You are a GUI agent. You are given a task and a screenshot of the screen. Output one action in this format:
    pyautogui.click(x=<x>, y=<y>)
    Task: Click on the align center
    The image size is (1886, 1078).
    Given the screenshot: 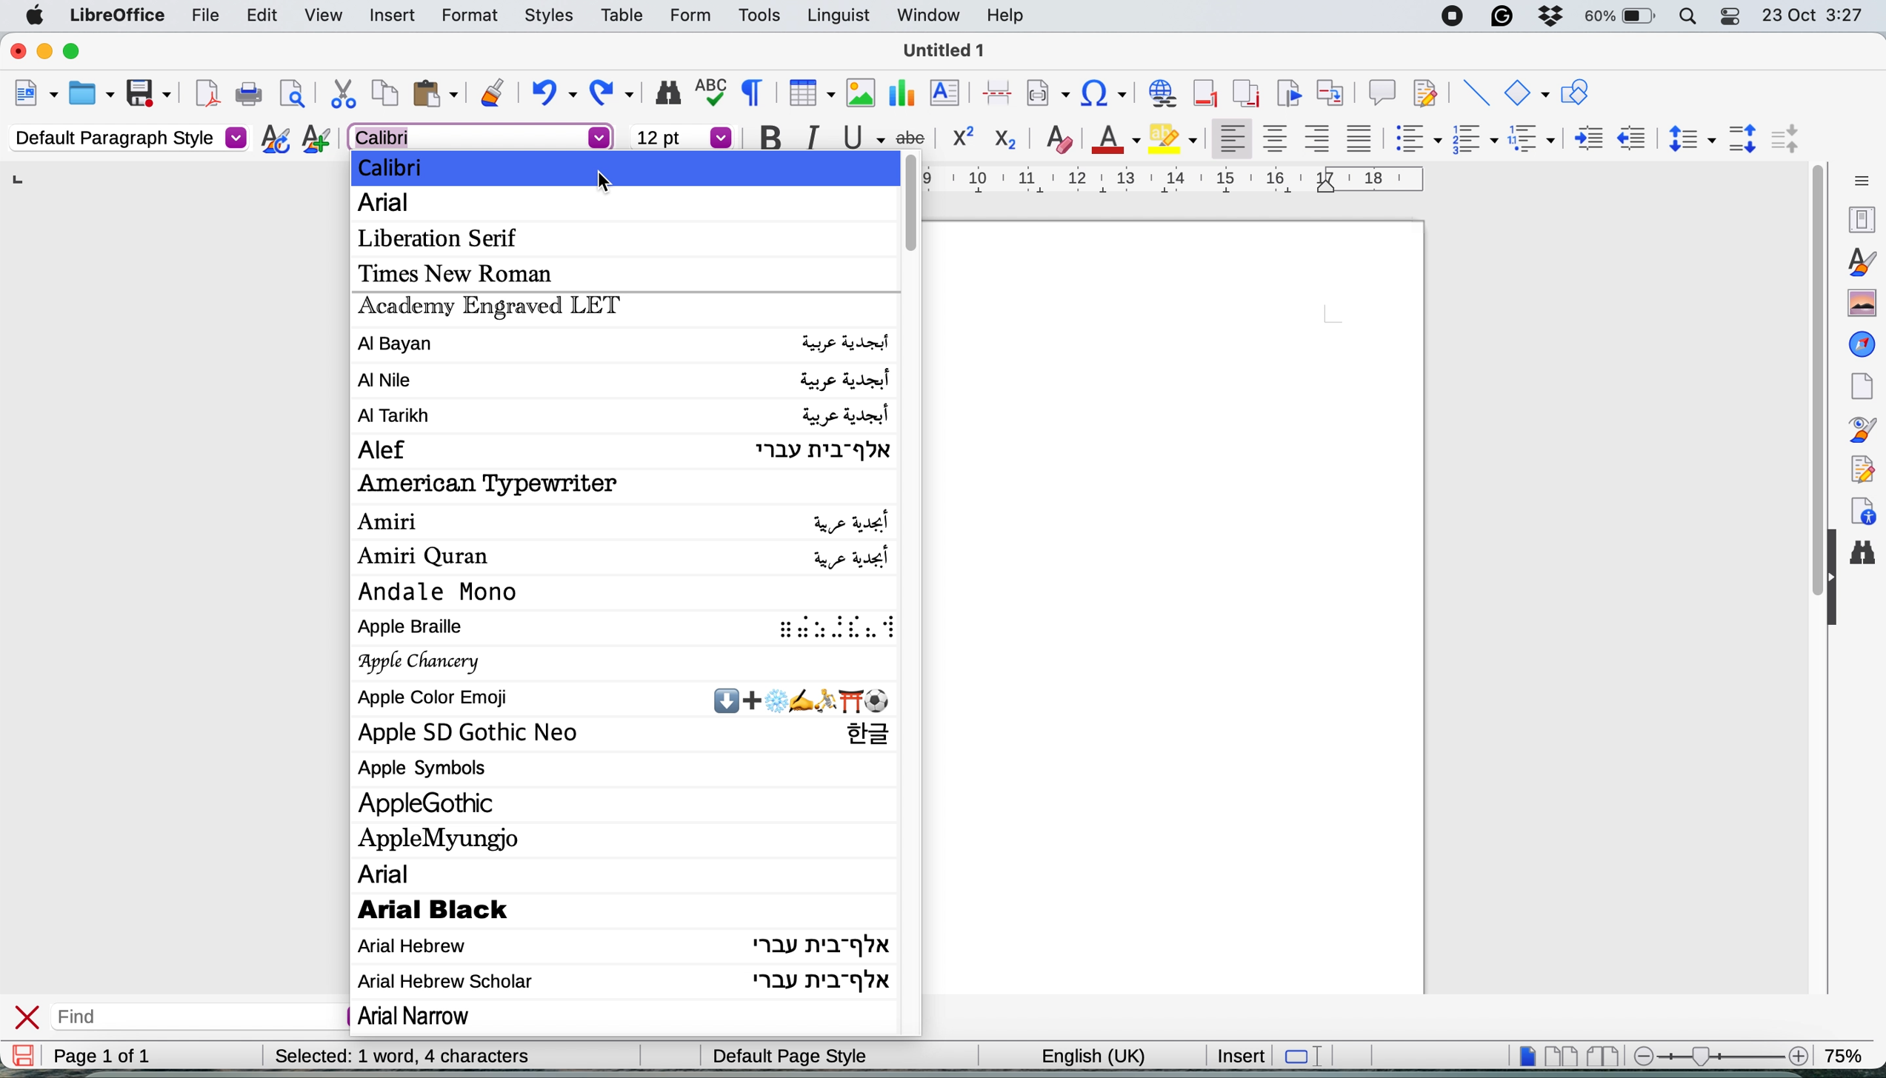 What is the action you would take?
    pyautogui.click(x=1276, y=139)
    